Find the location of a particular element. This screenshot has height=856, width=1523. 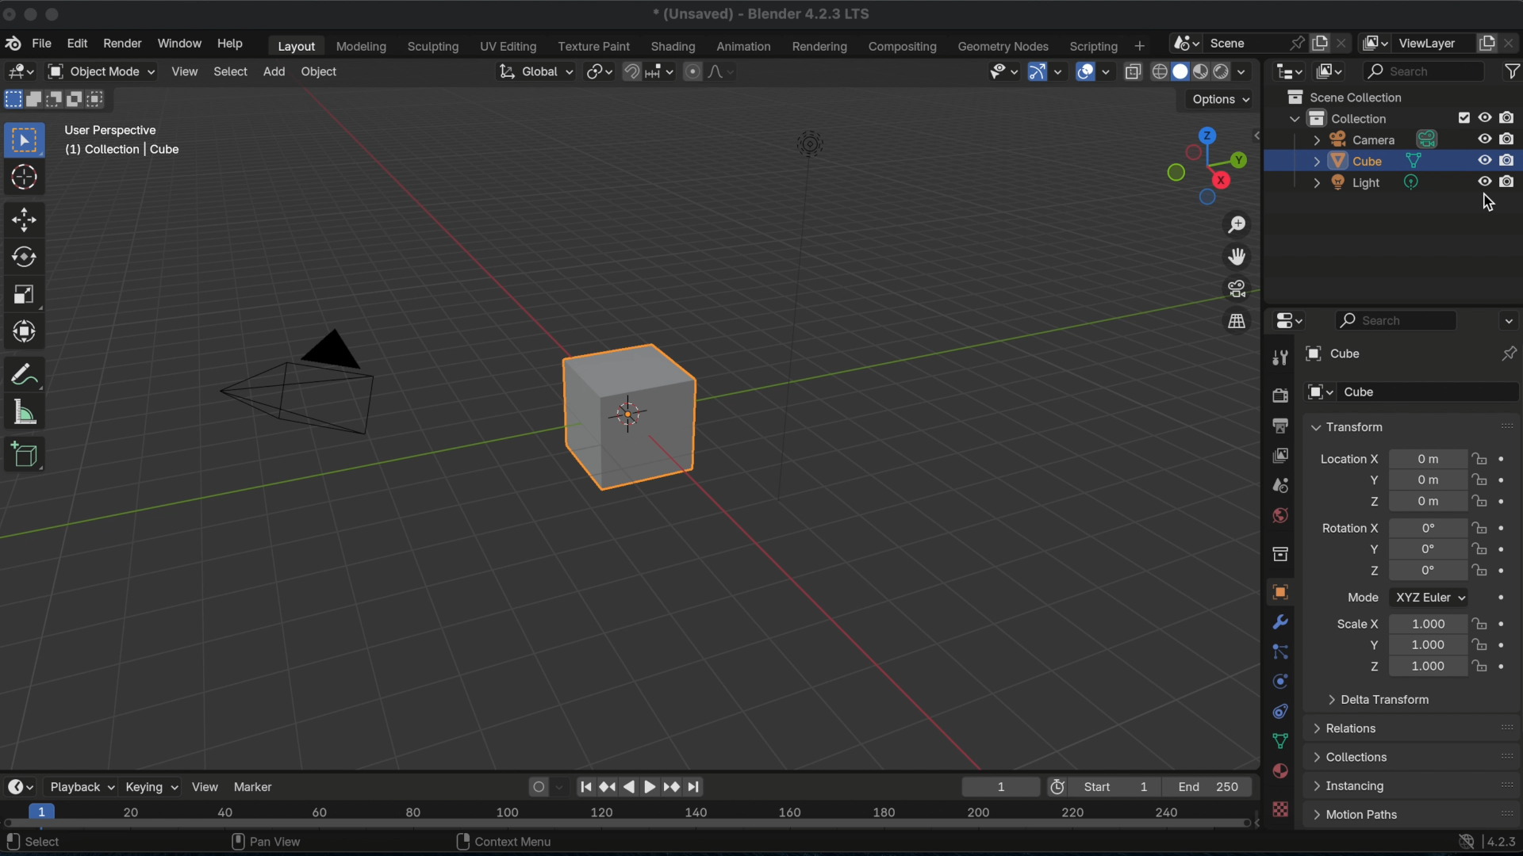

location of object is located at coordinates (1427, 480).